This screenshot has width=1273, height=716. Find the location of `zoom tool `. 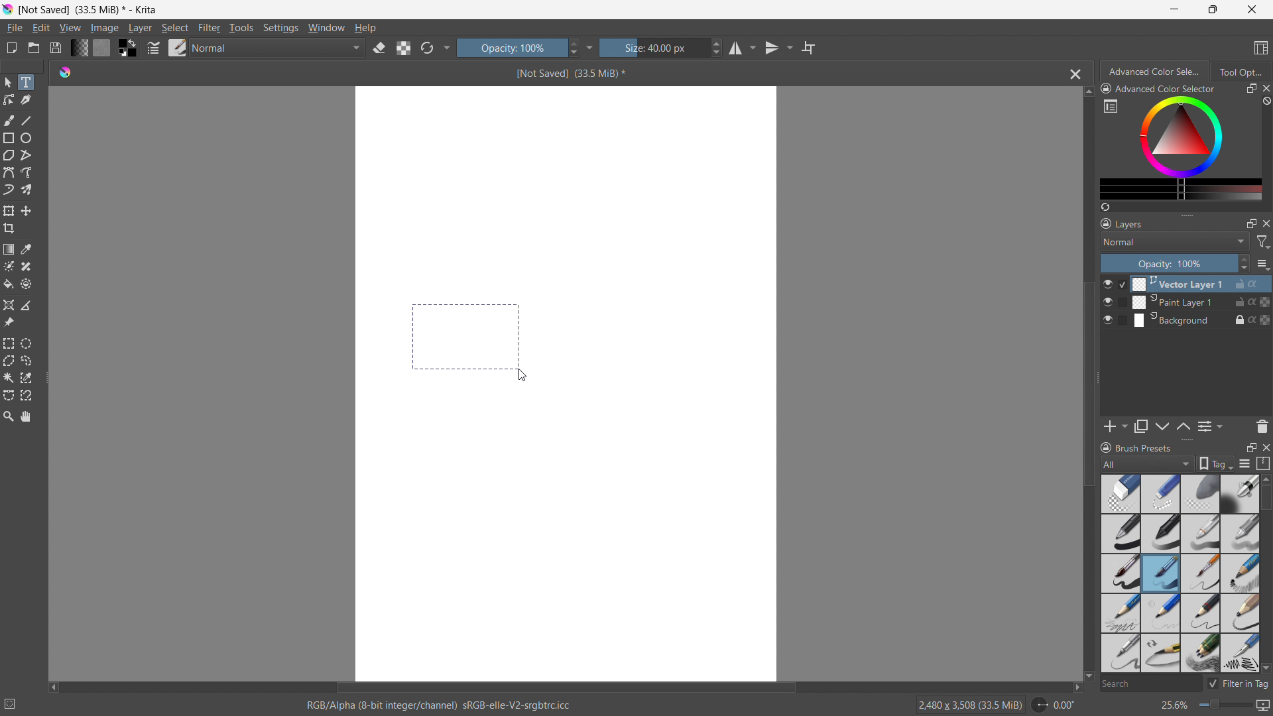

zoom tool  is located at coordinates (8, 415).